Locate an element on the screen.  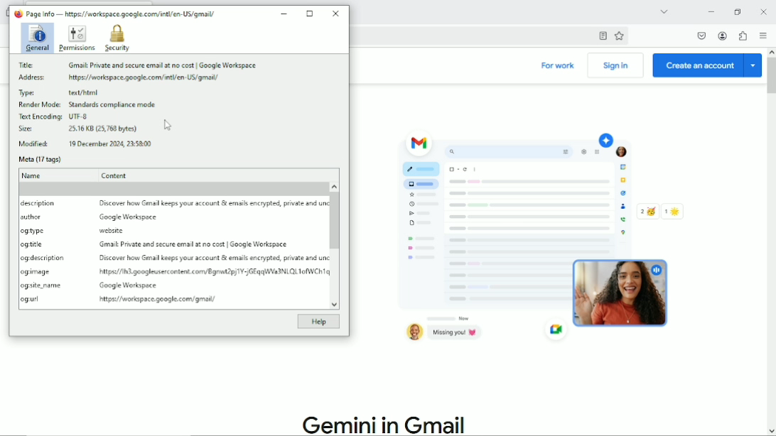
Gemini in Gmail is located at coordinates (391, 422).